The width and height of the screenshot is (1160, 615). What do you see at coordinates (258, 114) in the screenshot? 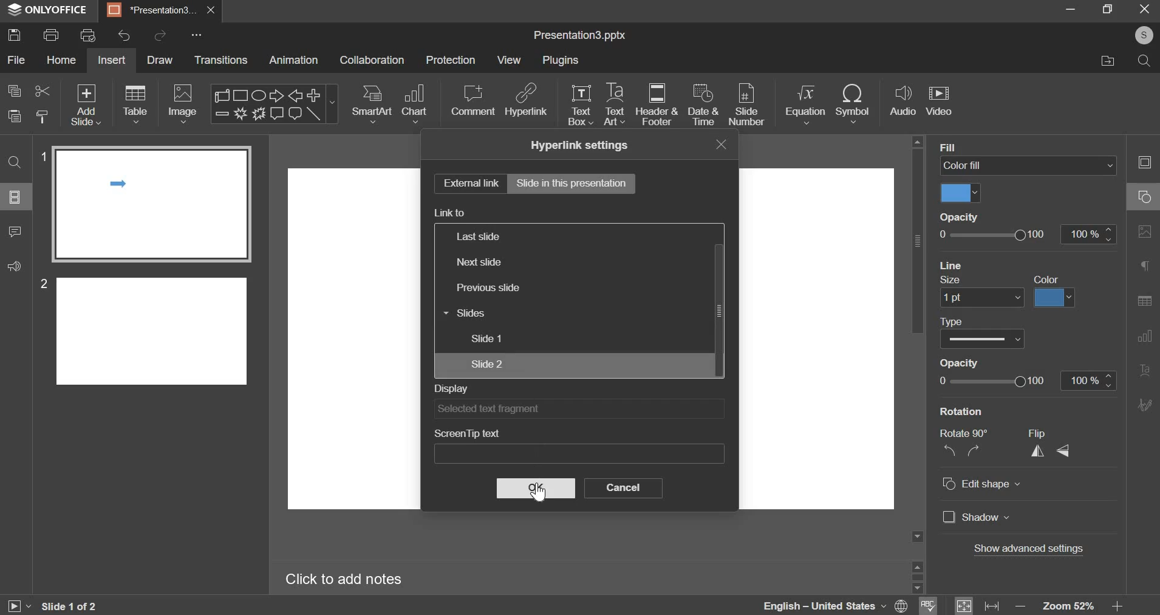
I see `explosion 2` at bounding box center [258, 114].